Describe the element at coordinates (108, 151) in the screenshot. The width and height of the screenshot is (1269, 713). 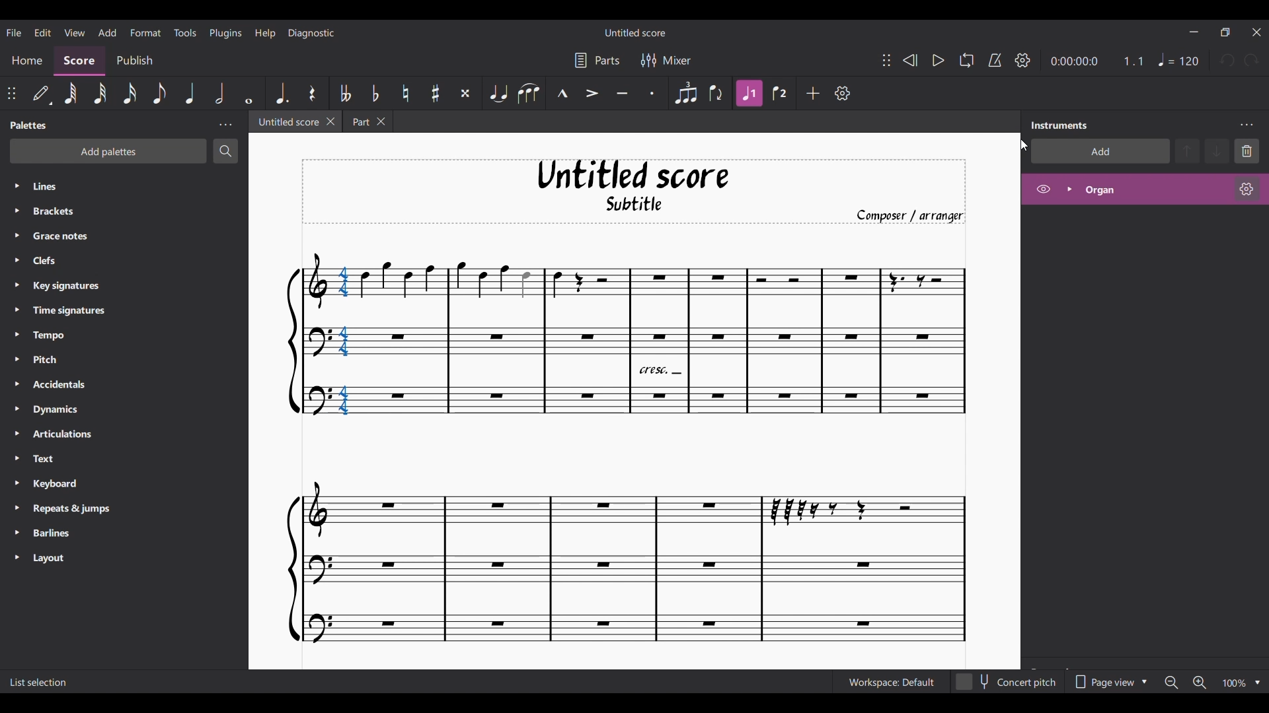
I see `Add palette` at that location.